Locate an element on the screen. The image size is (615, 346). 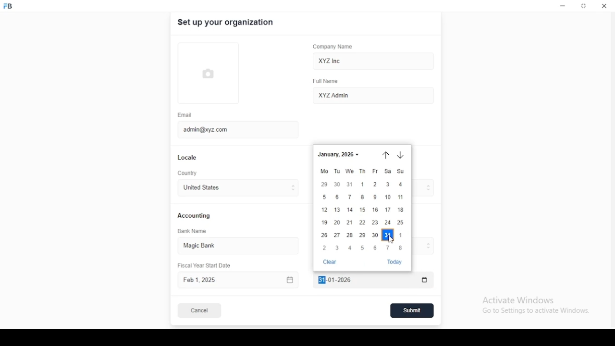
th is located at coordinates (362, 172).